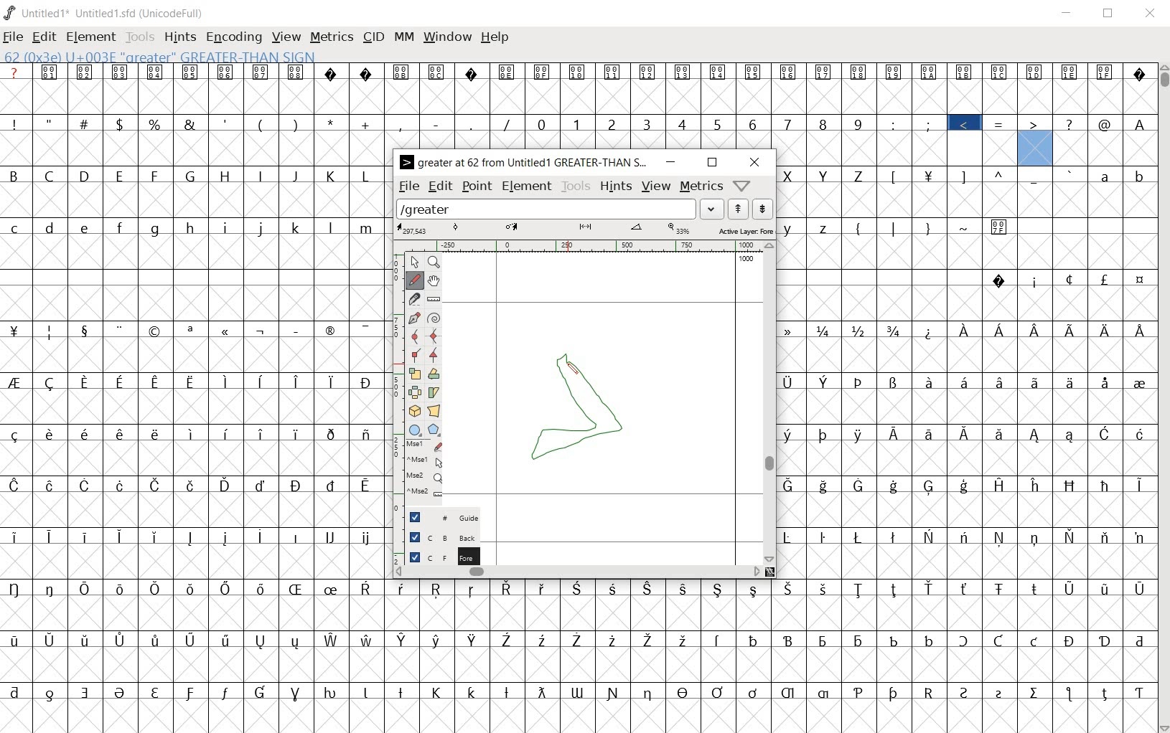 The height and width of the screenshot is (733, 1170). Describe the element at coordinates (771, 656) in the screenshot. I see `glyph characters` at that location.